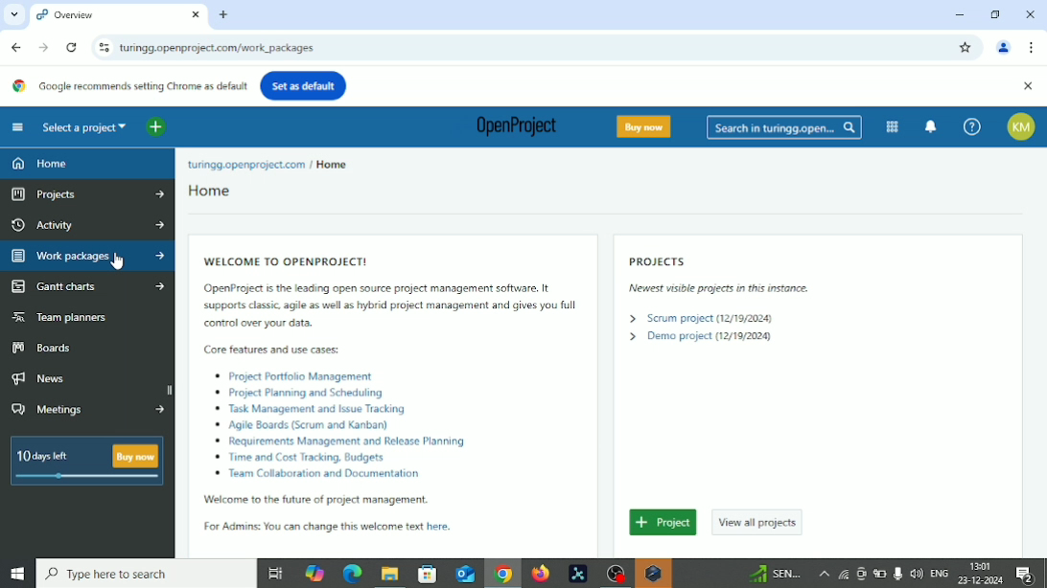  Describe the element at coordinates (388, 576) in the screenshot. I see `File explorer` at that location.